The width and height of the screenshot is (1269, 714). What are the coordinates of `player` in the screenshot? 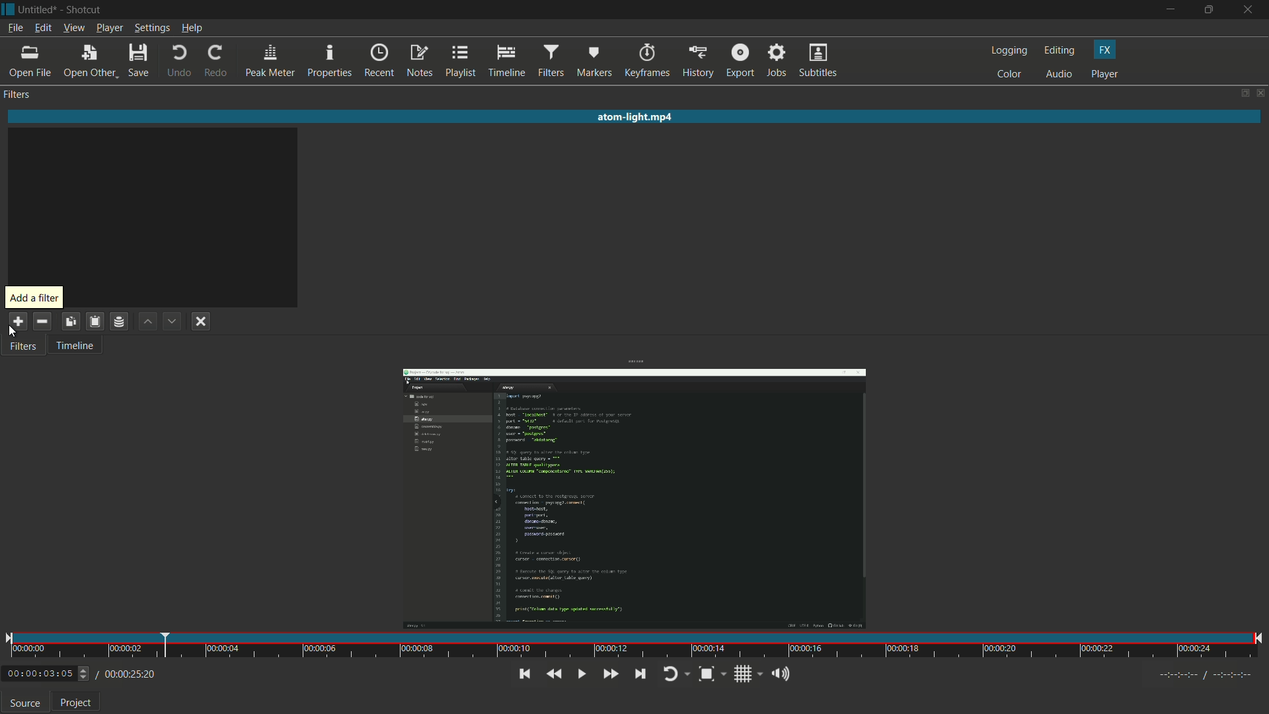 It's located at (1104, 75).